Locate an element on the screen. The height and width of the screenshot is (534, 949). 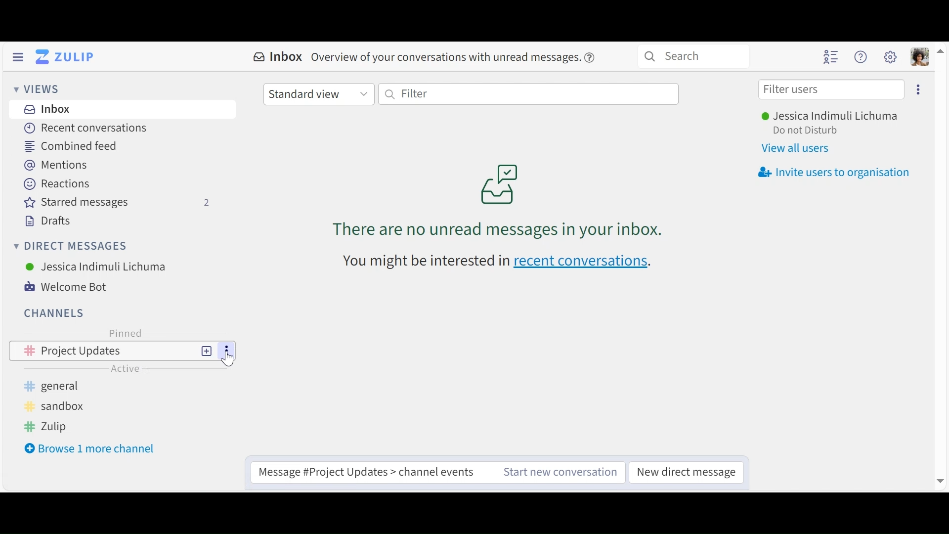
Down is located at coordinates (938, 482).